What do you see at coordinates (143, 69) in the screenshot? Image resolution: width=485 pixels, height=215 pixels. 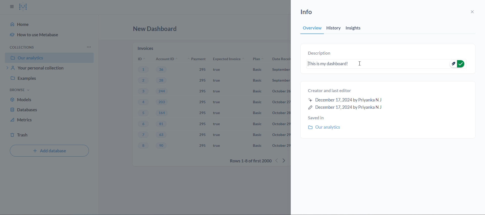 I see `1` at bounding box center [143, 69].